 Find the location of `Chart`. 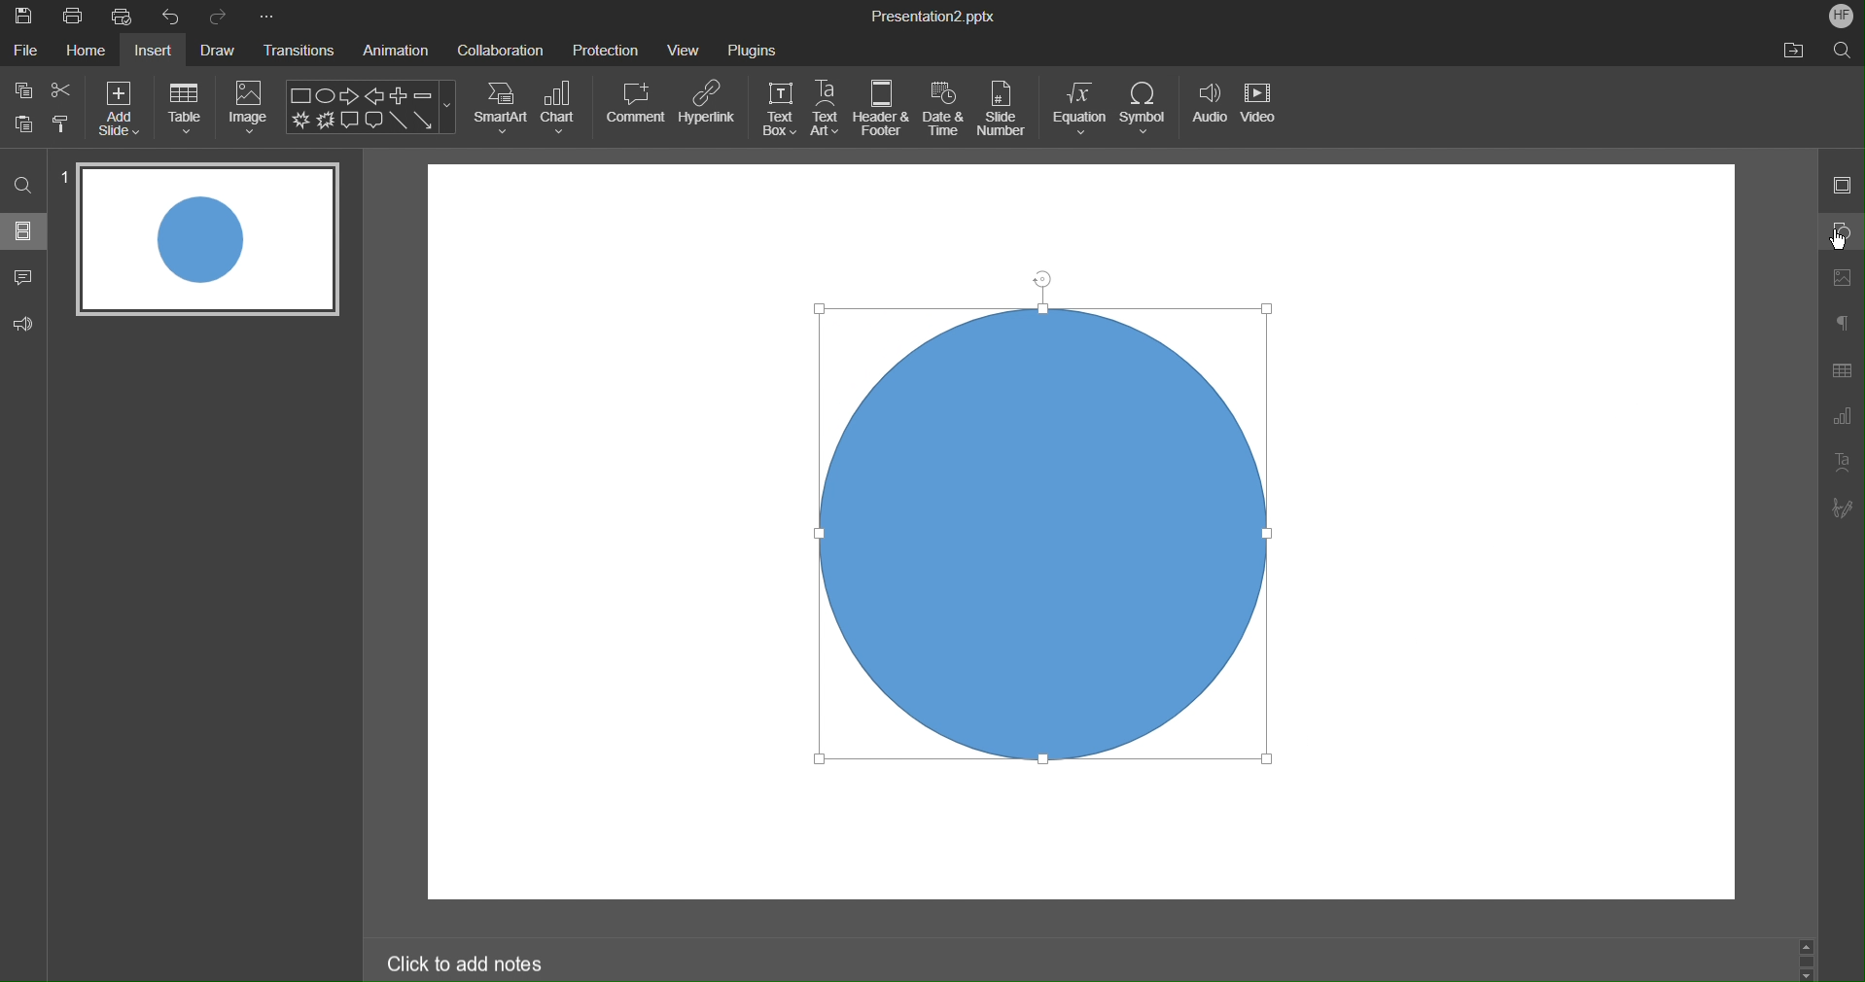

Chart is located at coordinates (561, 107).